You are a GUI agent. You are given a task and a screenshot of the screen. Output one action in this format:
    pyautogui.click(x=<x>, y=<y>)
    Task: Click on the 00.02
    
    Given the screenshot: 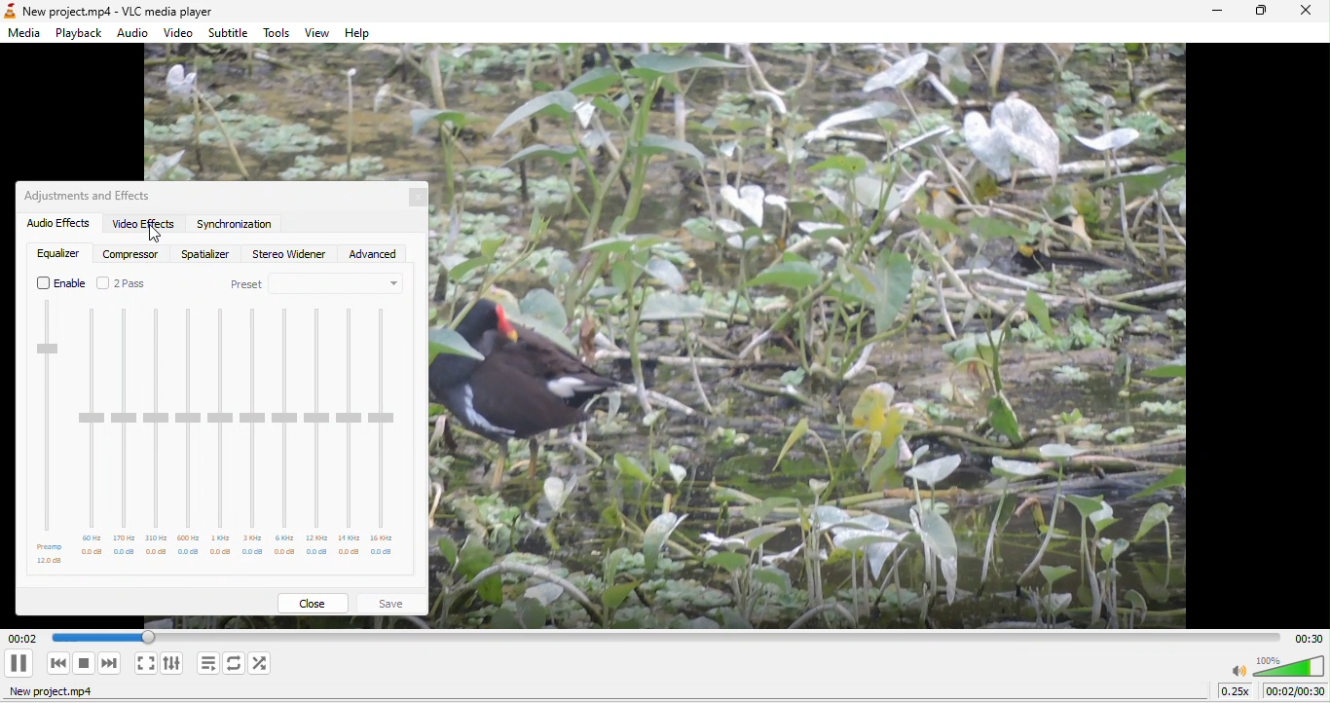 What is the action you would take?
    pyautogui.click(x=89, y=637)
    